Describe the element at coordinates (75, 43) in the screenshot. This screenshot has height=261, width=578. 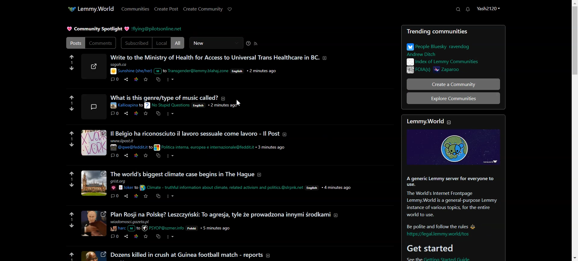
I see `Post` at that location.